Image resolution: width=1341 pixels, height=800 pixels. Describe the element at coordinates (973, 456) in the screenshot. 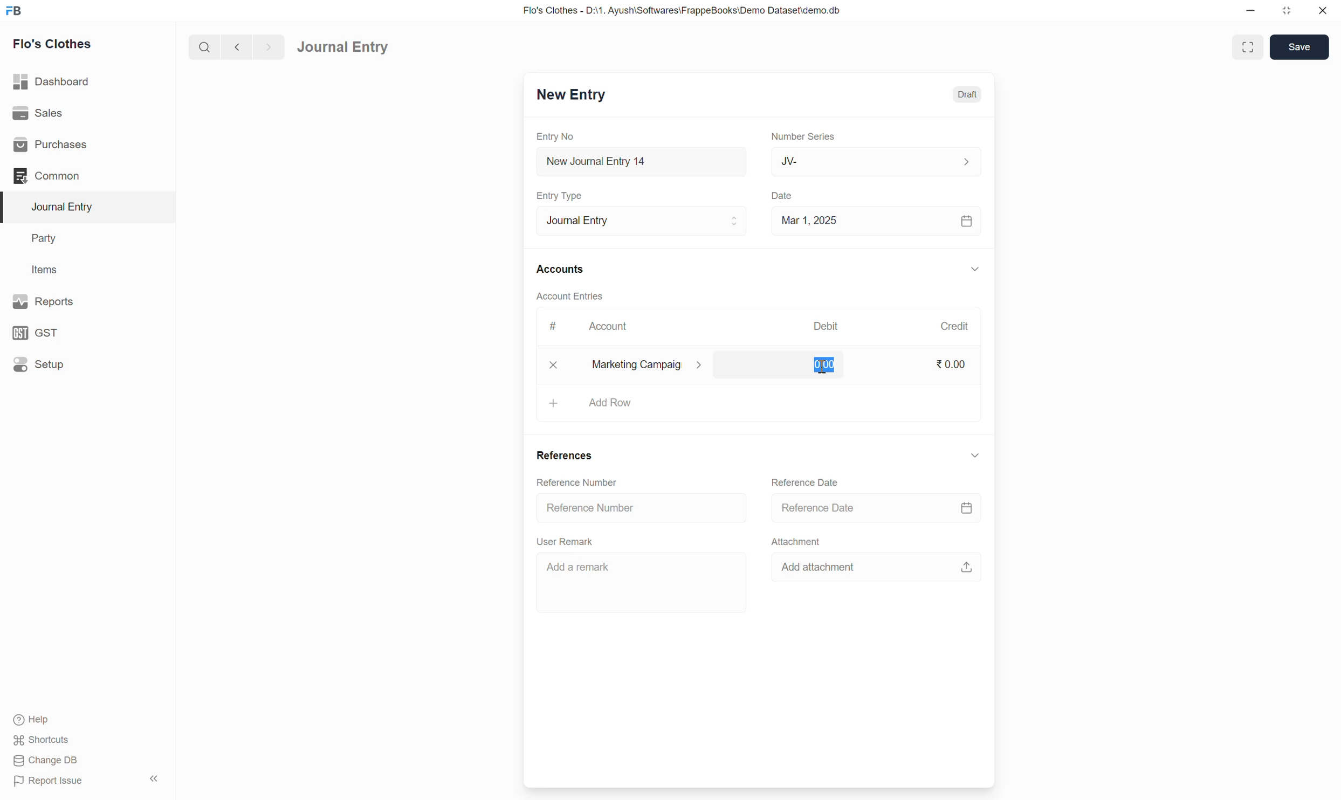

I see `down` at that location.